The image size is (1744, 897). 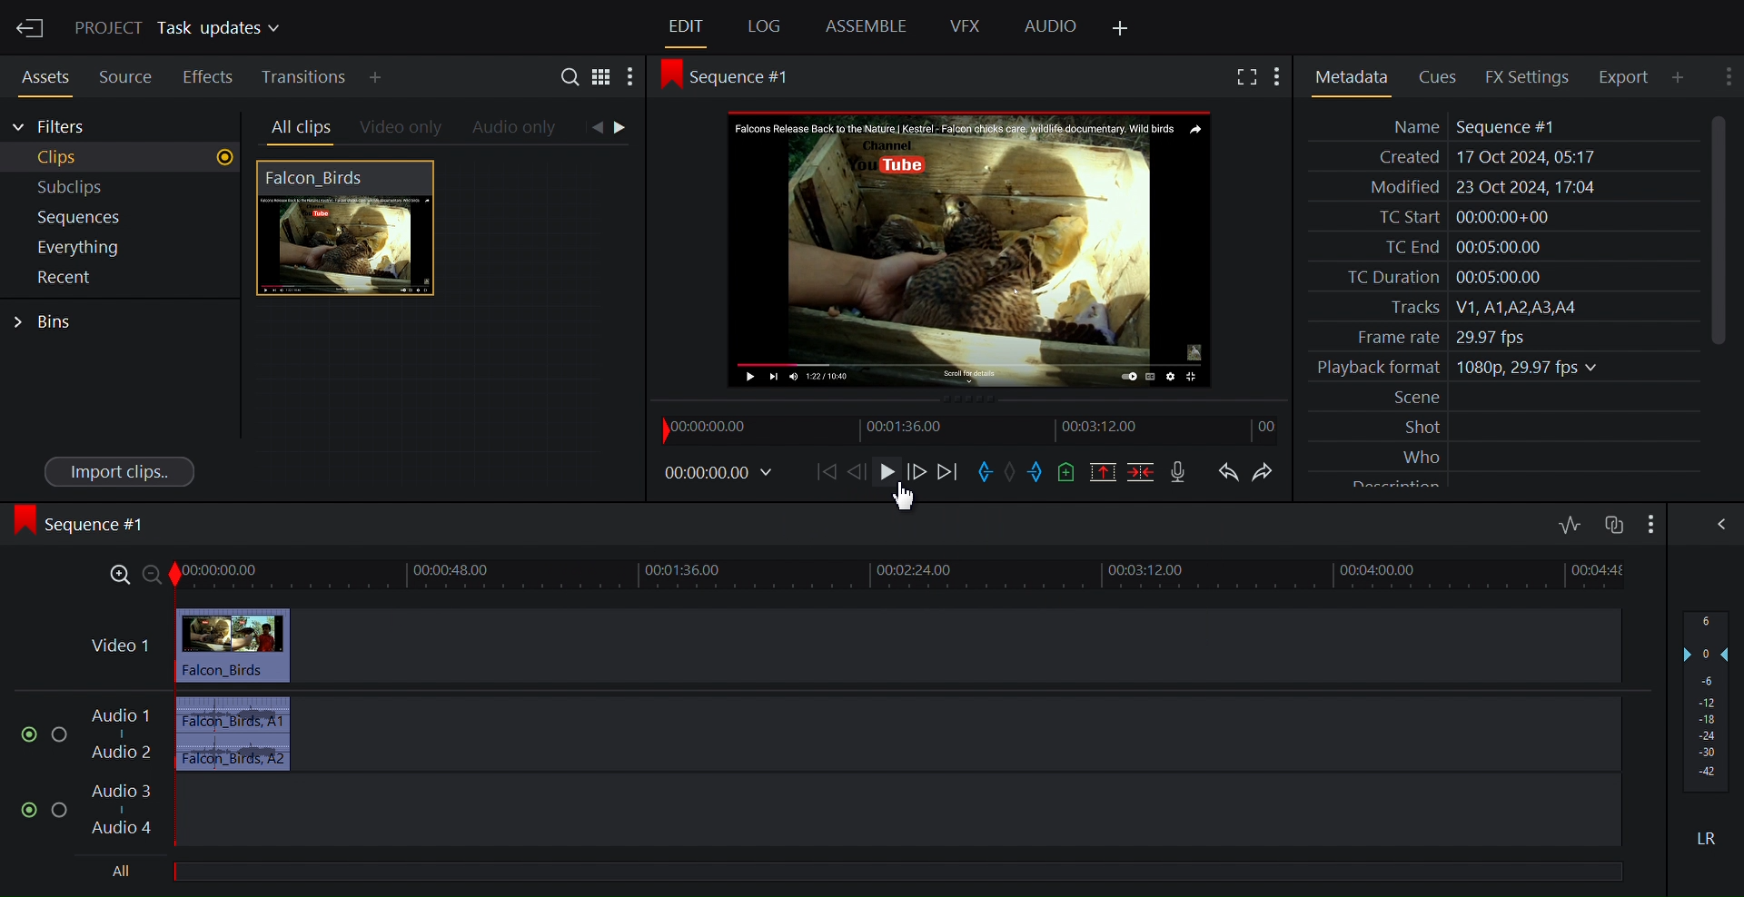 What do you see at coordinates (1501, 278) in the screenshot?
I see `TC Duration` at bounding box center [1501, 278].